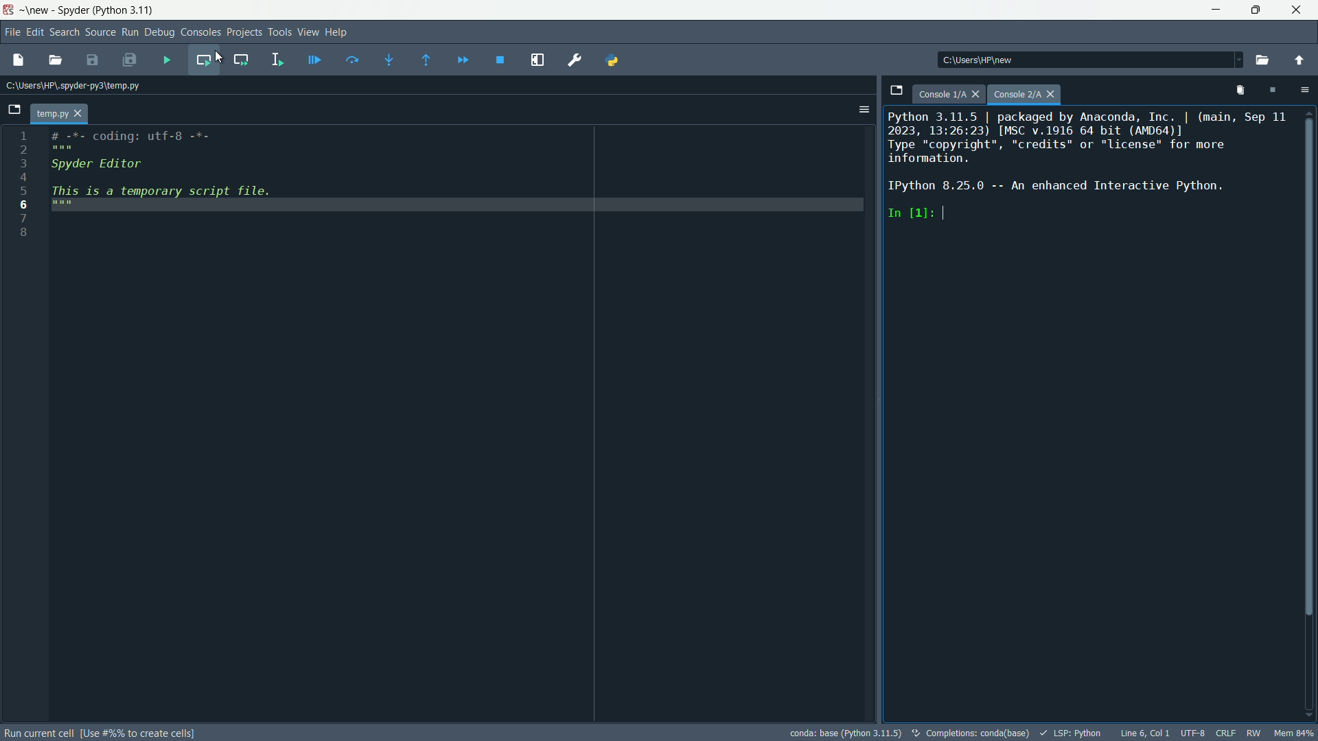  What do you see at coordinates (1143, 733) in the screenshot?
I see `Line 6, Col 1` at bounding box center [1143, 733].